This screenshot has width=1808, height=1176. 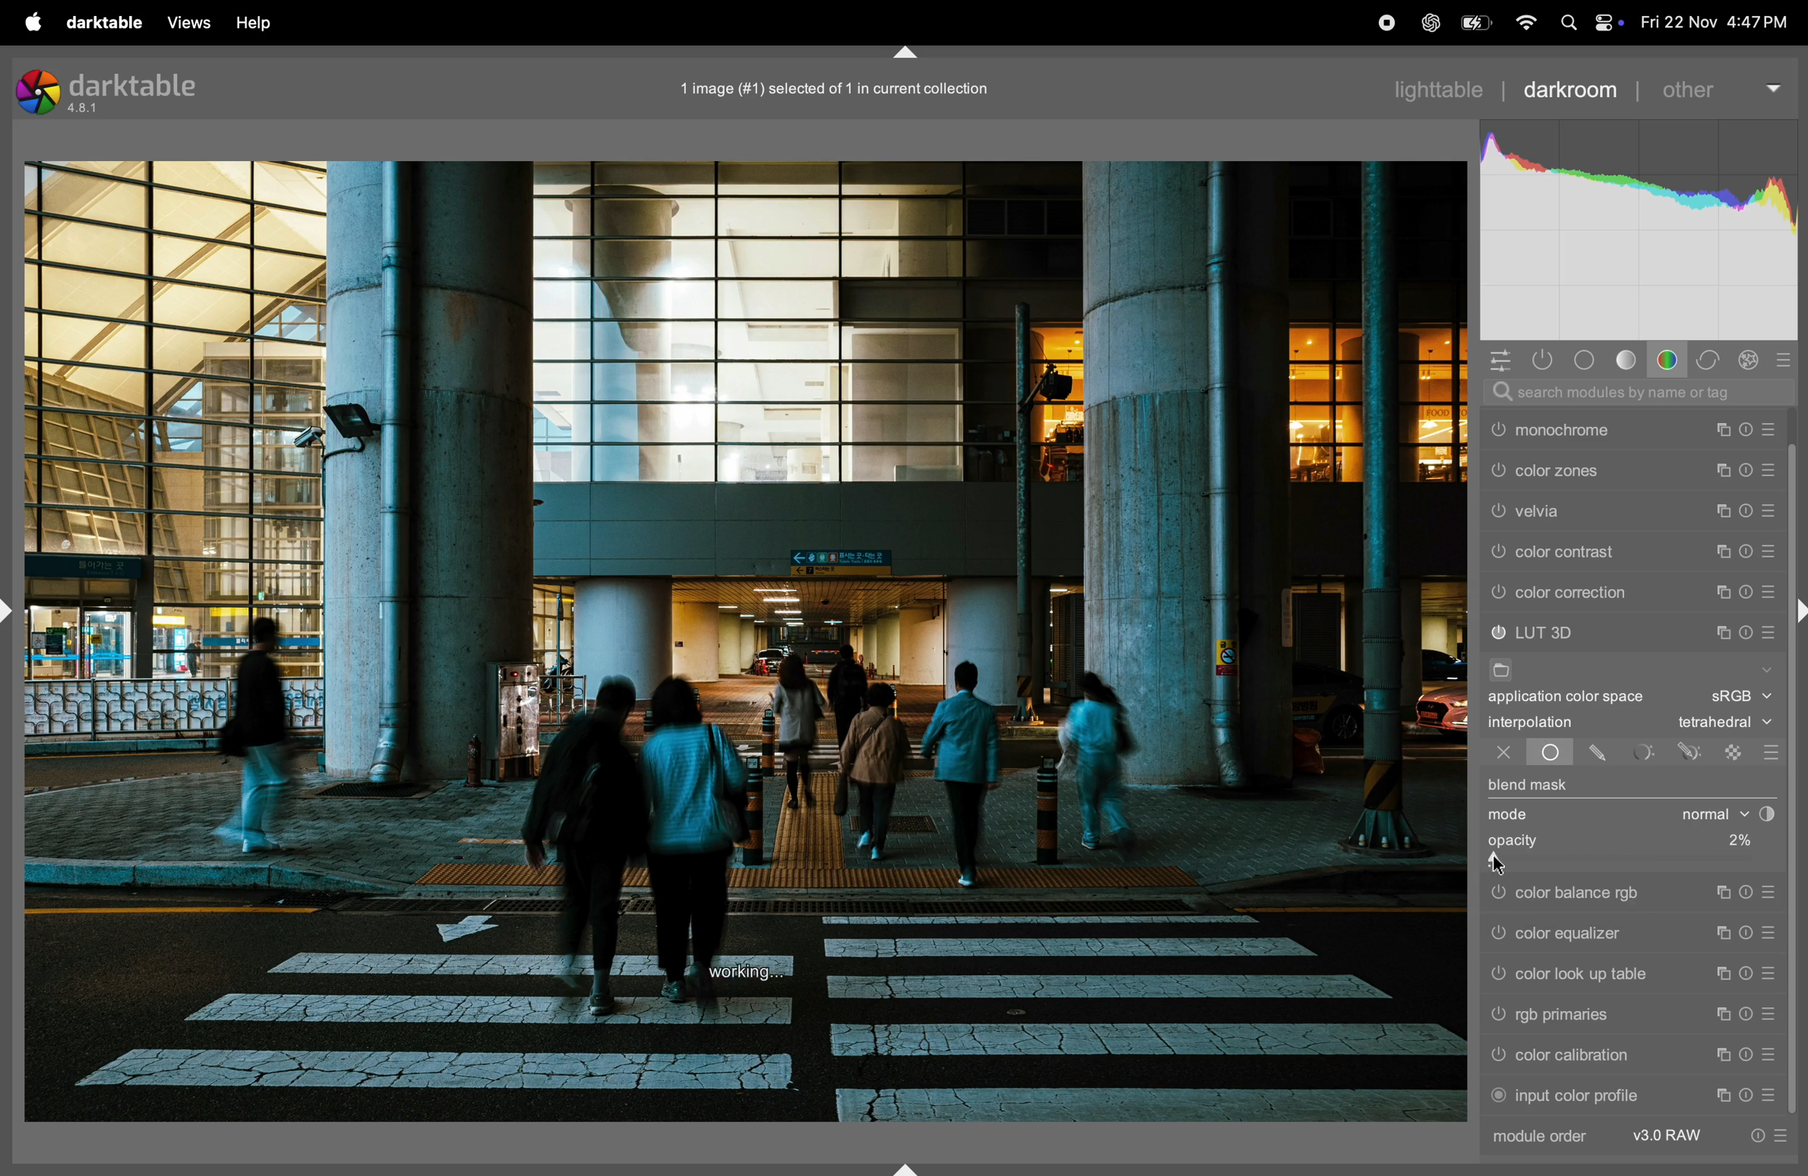 What do you see at coordinates (1717, 22) in the screenshot?
I see `date and time` at bounding box center [1717, 22].